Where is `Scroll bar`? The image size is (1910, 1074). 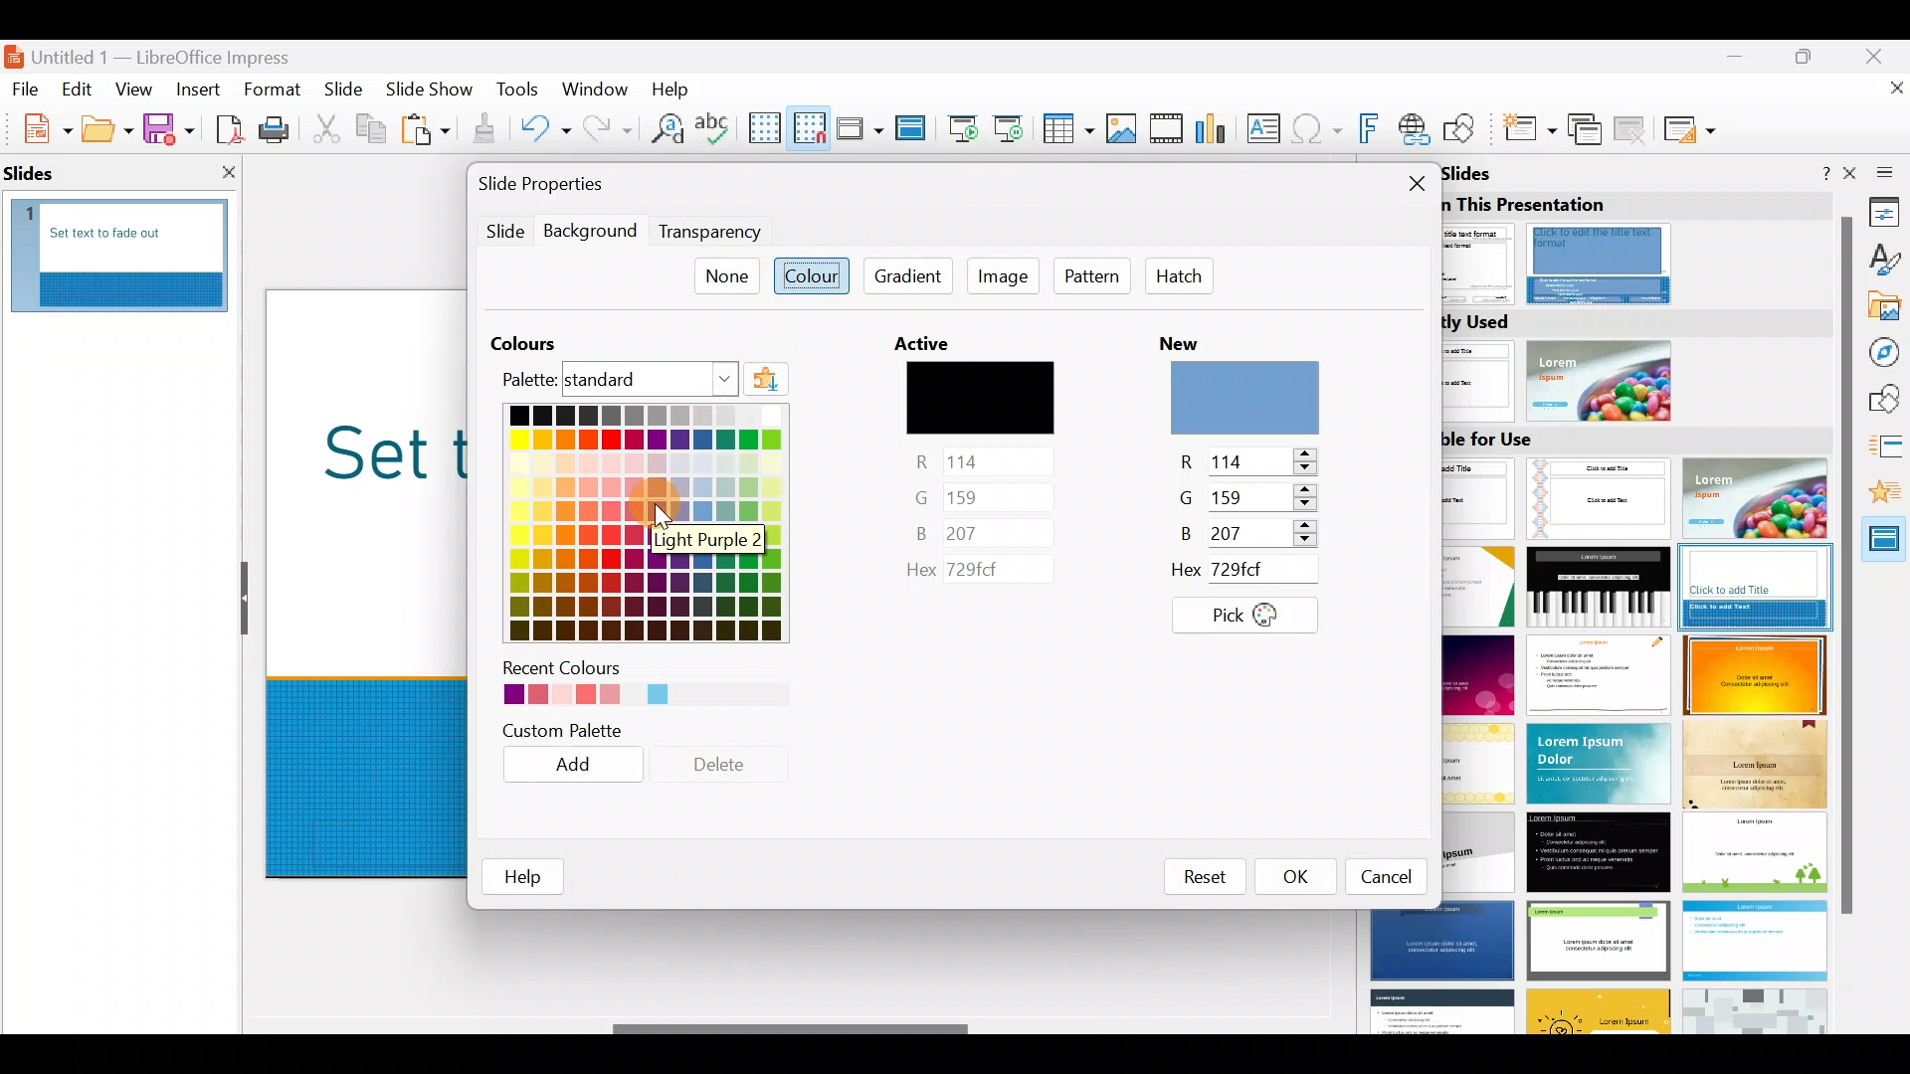
Scroll bar is located at coordinates (792, 1029).